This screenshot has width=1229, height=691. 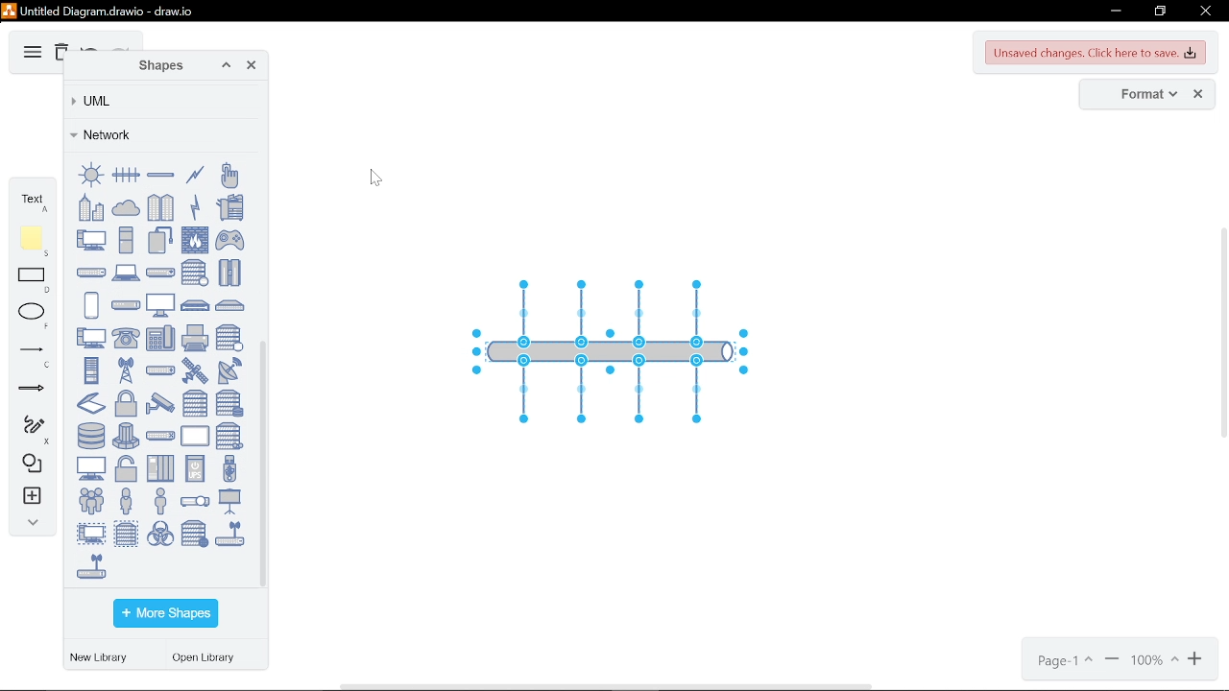 What do you see at coordinates (91, 565) in the screenshot?
I see `wireless modem` at bounding box center [91, 565].